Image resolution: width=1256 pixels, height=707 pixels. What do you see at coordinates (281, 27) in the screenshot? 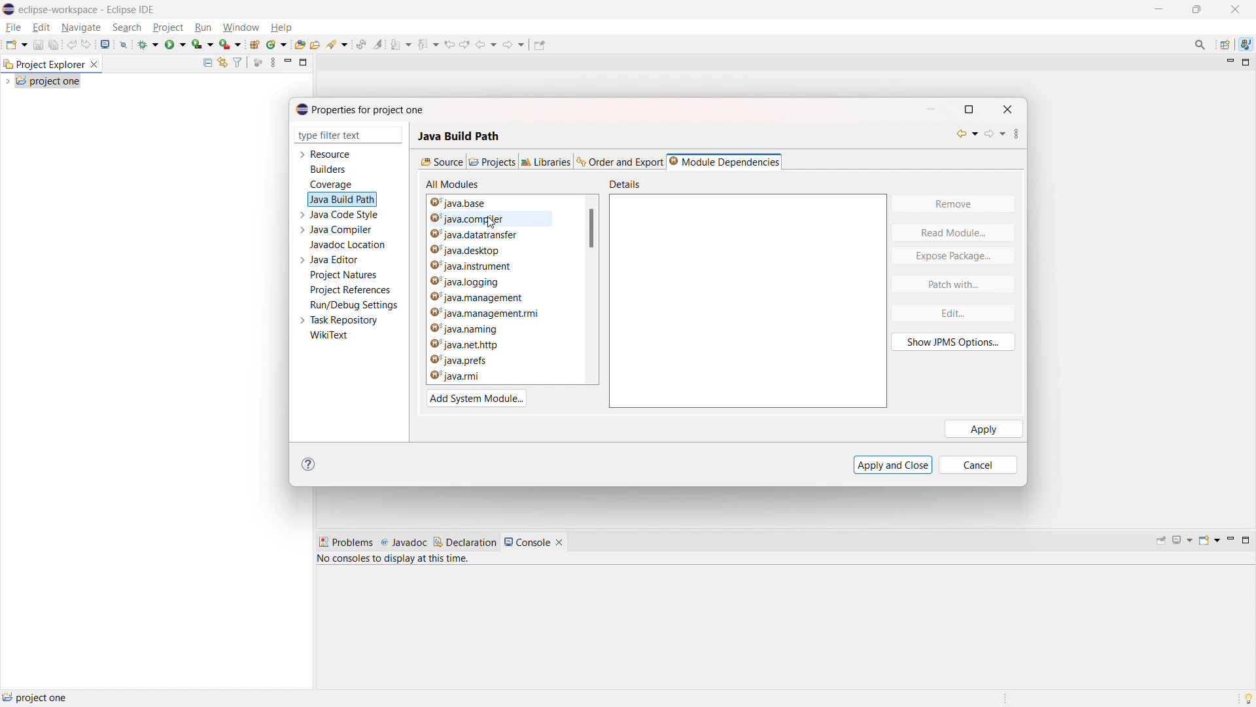
I see `help` at bounding box center [281, 27].